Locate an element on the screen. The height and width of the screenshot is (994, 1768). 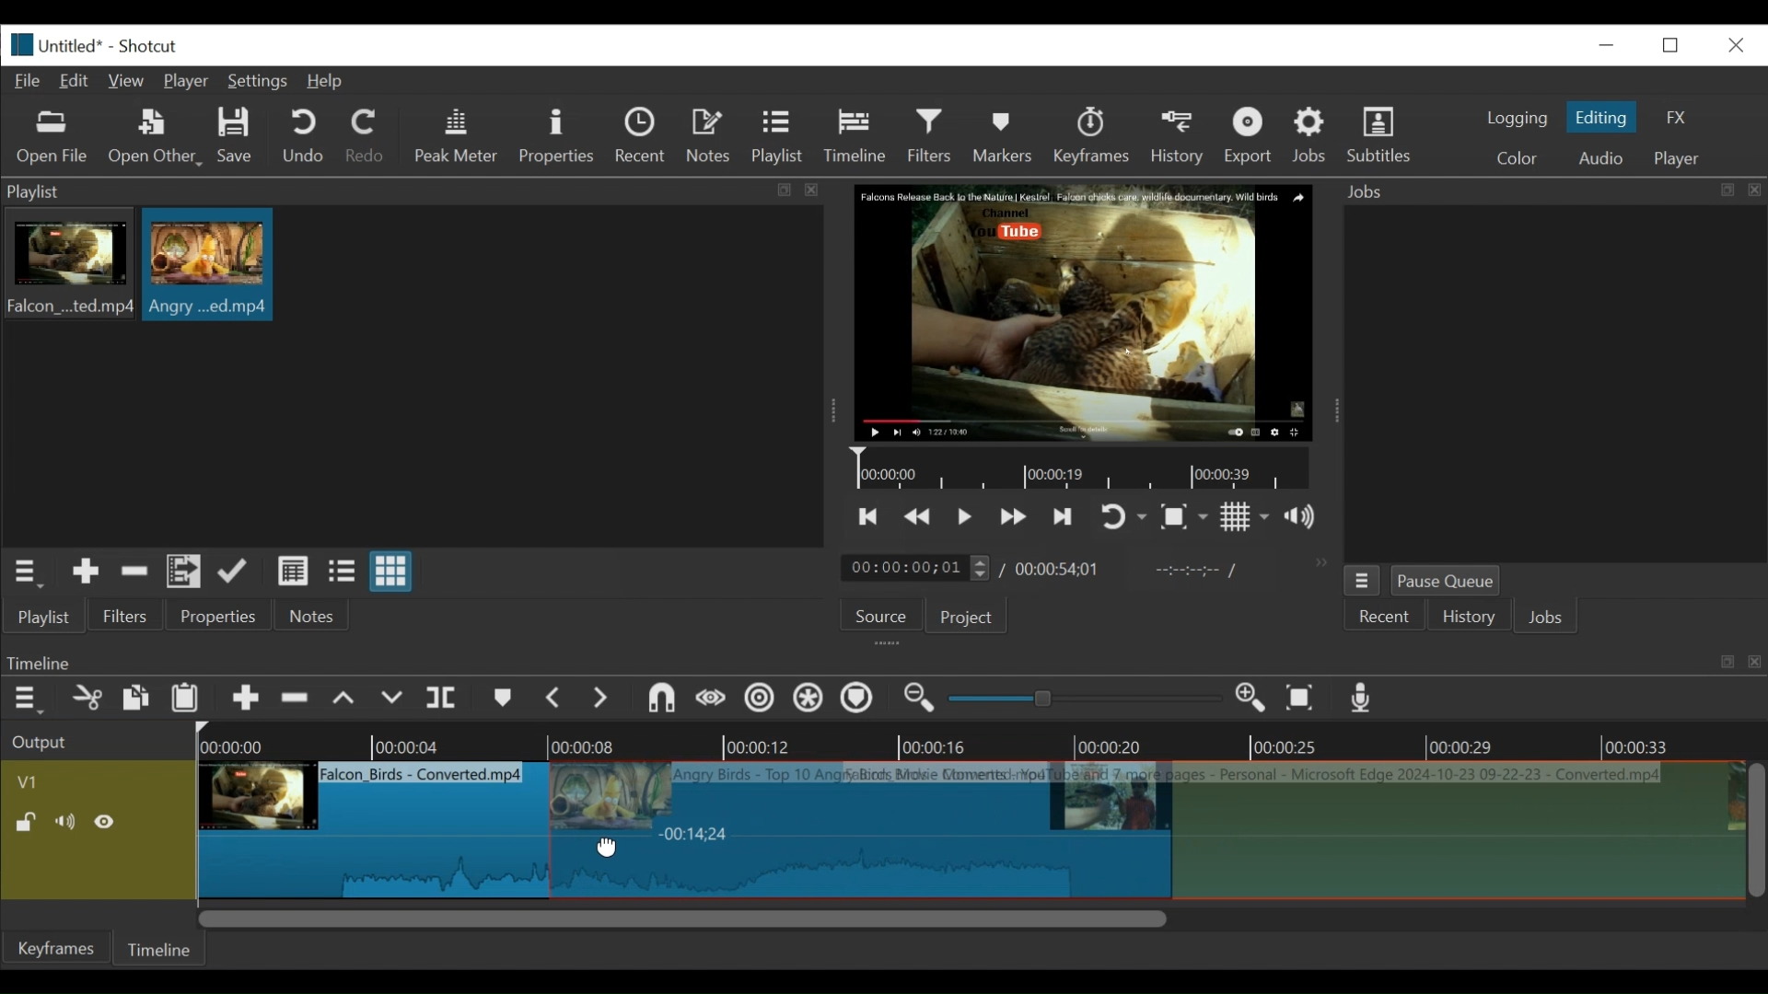
Zoom timeline in is located at coordinates (916, 700).